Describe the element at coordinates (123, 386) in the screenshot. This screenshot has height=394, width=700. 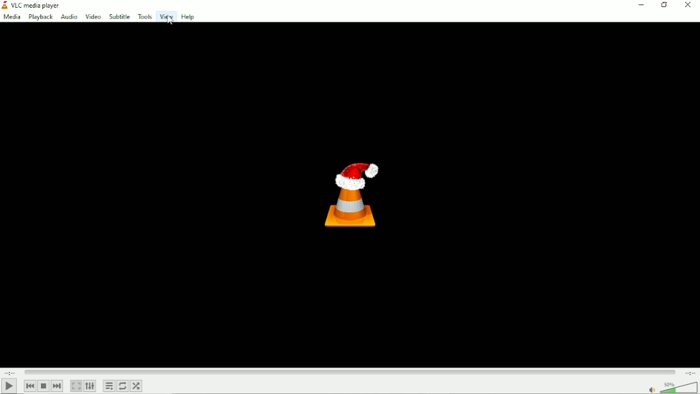
I see `Toggle between loop all, loop one and no loop` at that location.